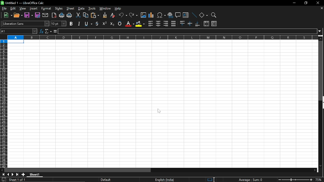 This screenshot has width=324, height=182. What do you see at coordinates (113, 15) in the screenshot?
I see `eraser` at bounding box center [113, 15].